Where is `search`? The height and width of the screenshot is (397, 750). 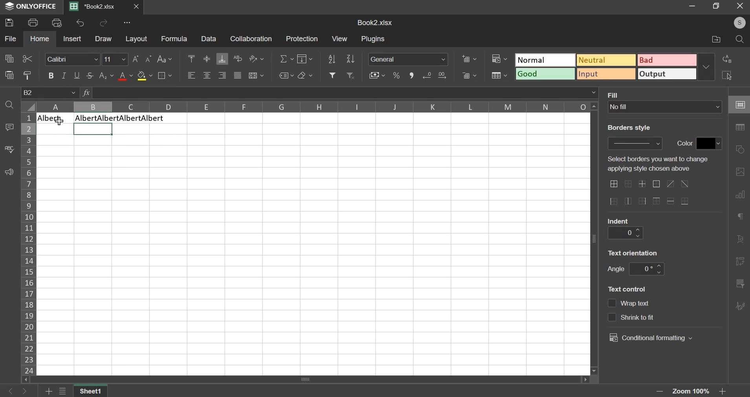 search is located at coordinates (738, 38).